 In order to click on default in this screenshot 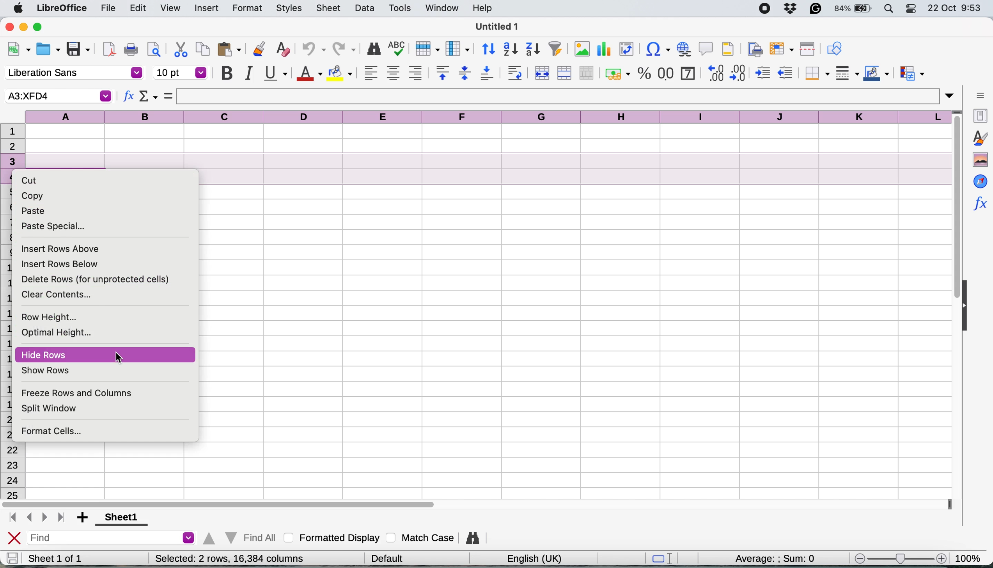, I will do `click(390, 557)`.